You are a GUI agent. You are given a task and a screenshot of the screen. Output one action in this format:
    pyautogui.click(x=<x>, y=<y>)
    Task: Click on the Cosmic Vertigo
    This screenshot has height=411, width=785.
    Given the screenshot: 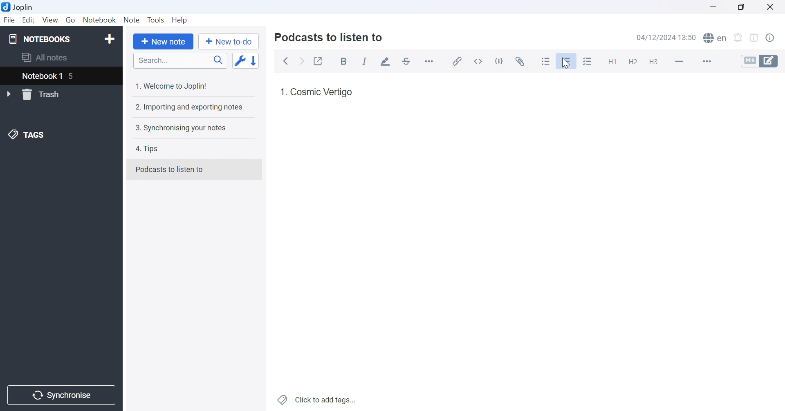 What is the action you would take?
    pyautogui.click(x=322, y=92)
    